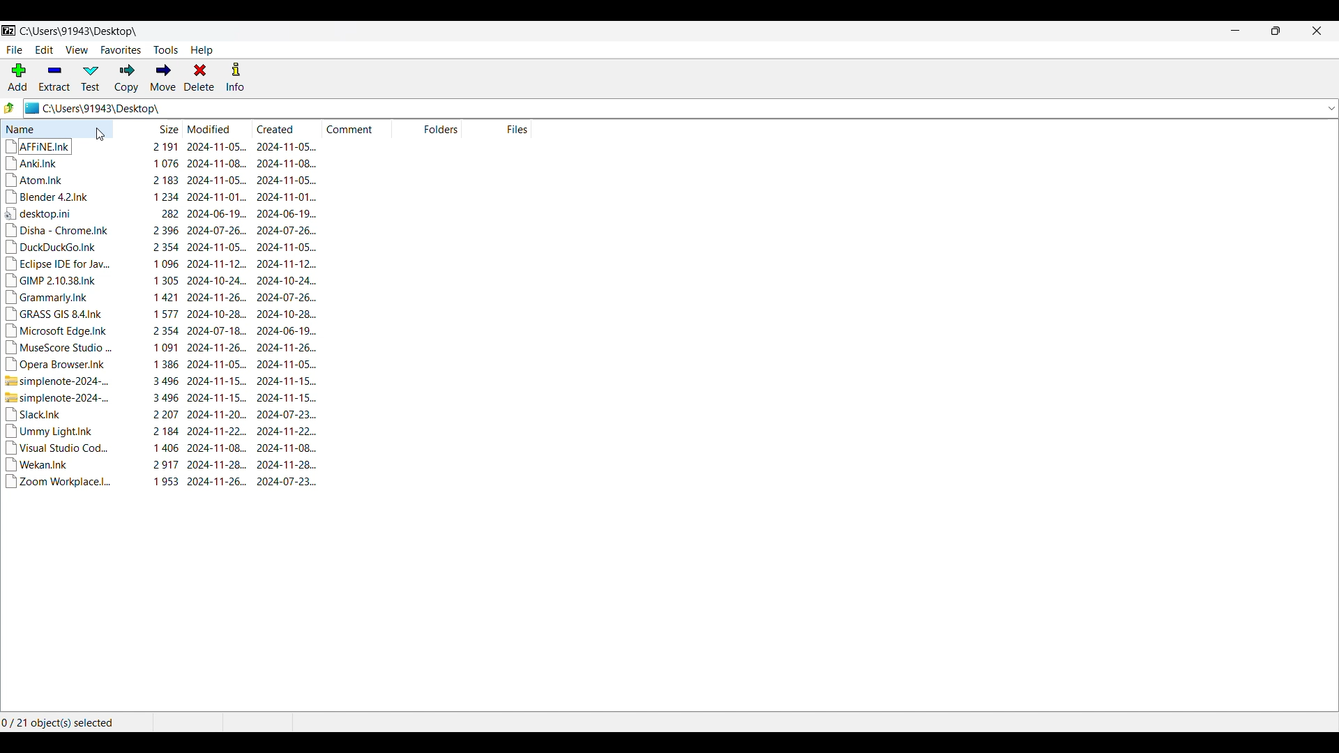 The image size is (1339, 753). What do you see at coordinates (159, 213) in the screenshot?
I see `desktop.ini 282 2024-06-19... 2024-06-19...` at bounding box center [159, 213].